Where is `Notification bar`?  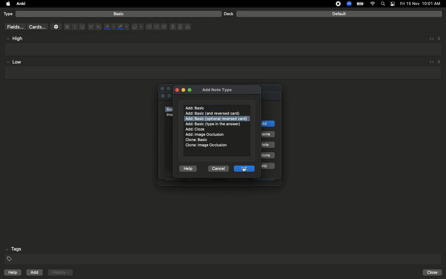 Notification bar is located at coordinates (393, 4).